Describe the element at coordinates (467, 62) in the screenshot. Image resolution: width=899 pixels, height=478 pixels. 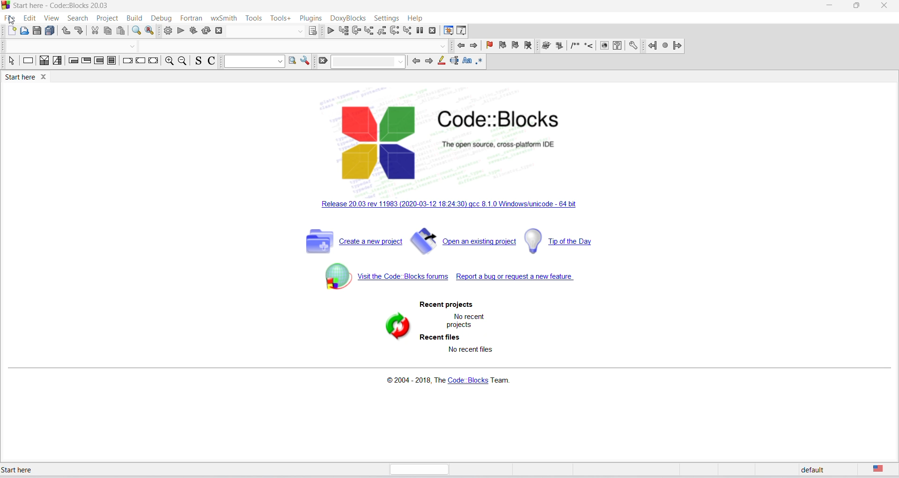
I see `match case` at that location.